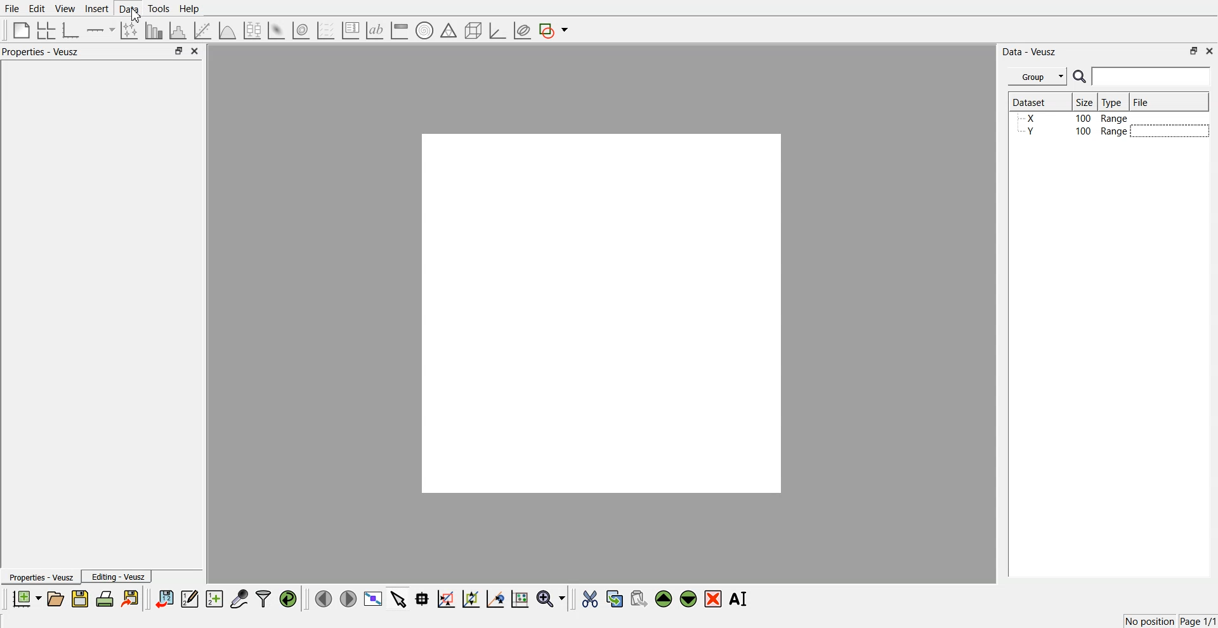  I want to click on Import dataset from veusz, so click(164, 598).